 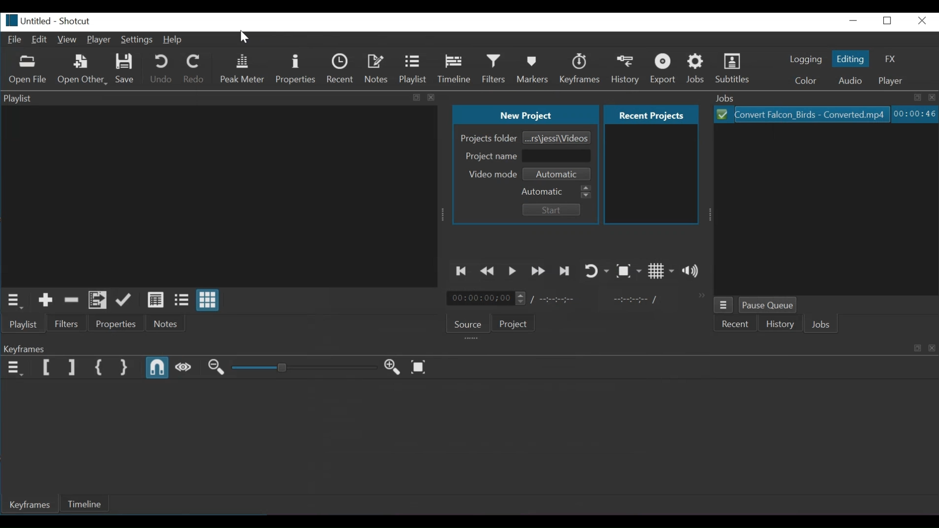 What do you see at coordinates (783, 325) in the screenshot?
I see `History` at bounding box center [783, 325].